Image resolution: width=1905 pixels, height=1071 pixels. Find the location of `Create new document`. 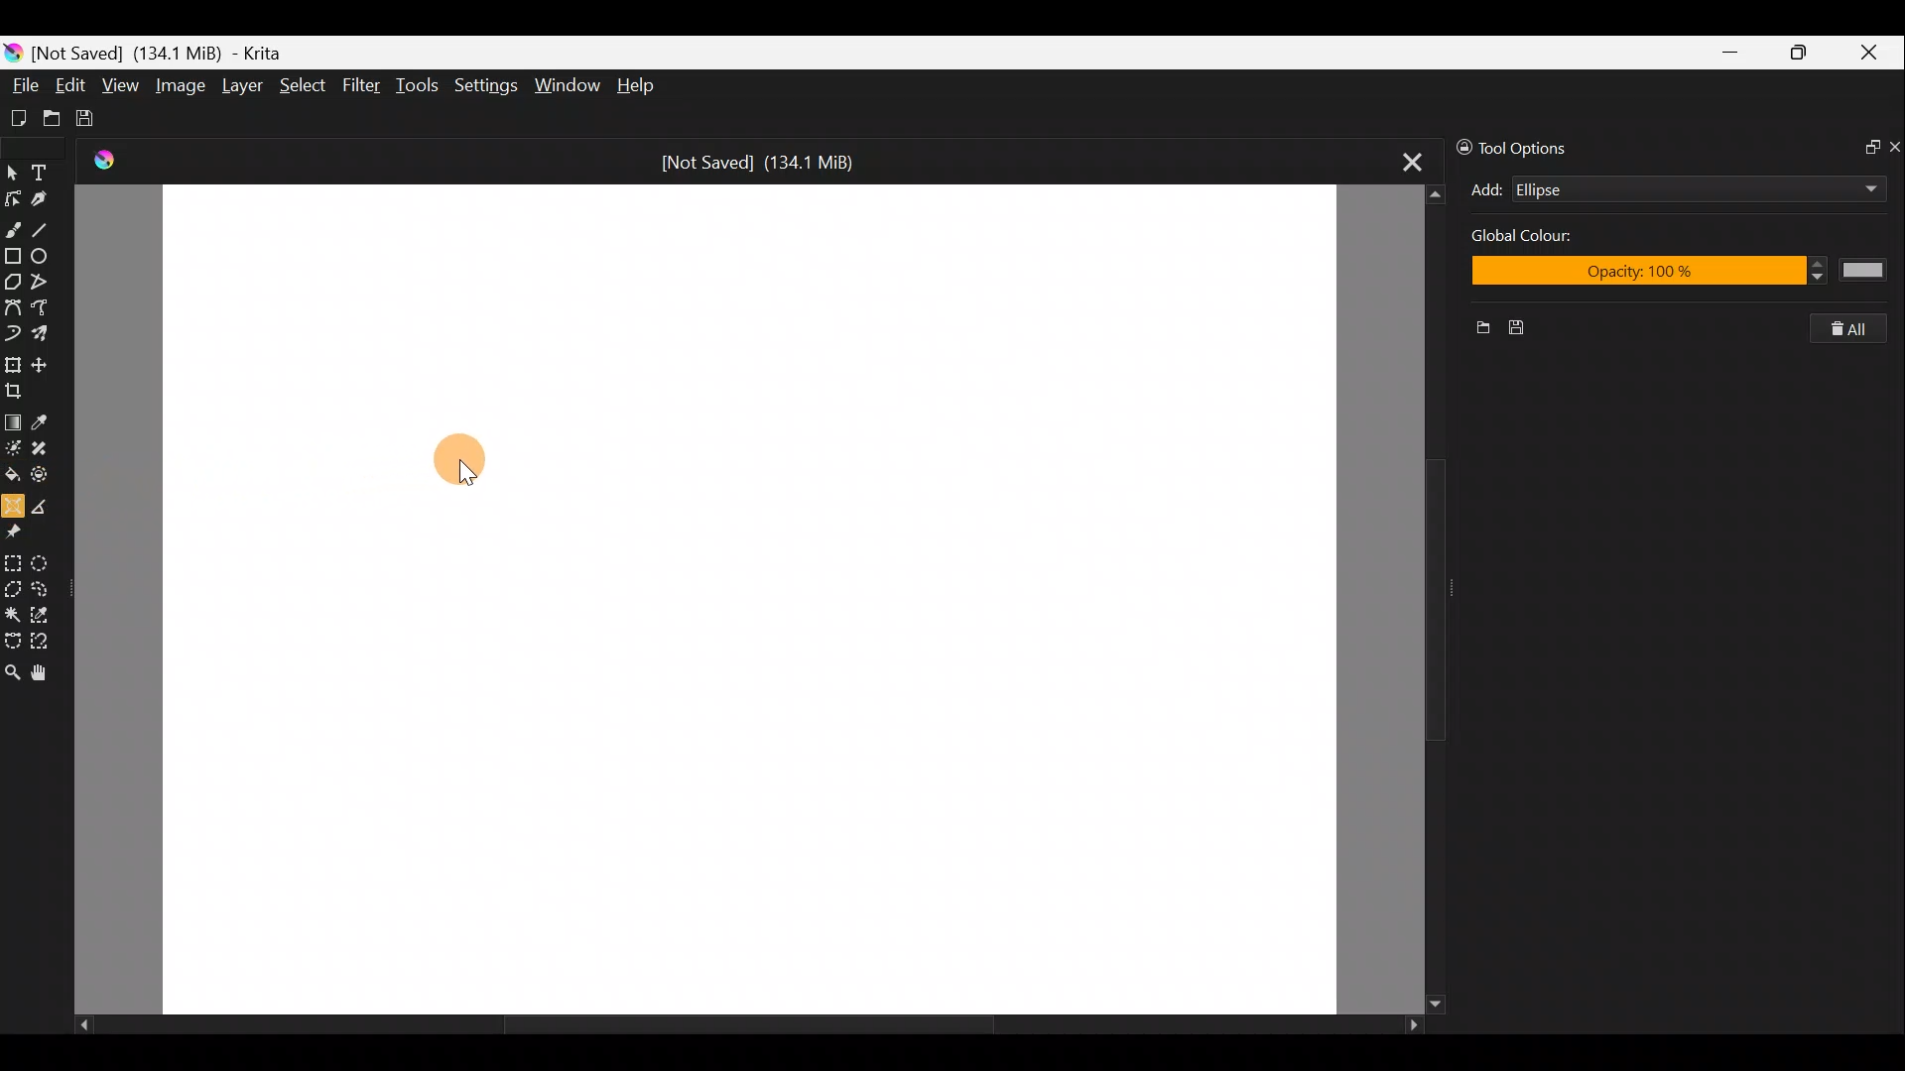

Create new document is located at coordinates (17, 116).